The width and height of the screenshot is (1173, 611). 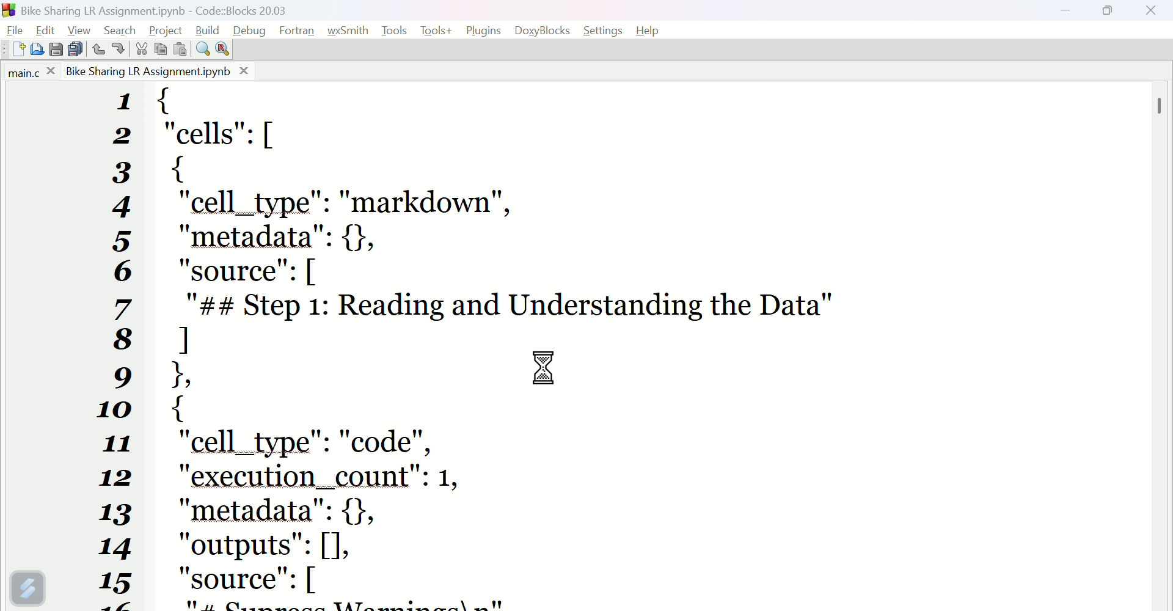 What do you see at coordinates (1161, 104) in the screenshot?
I see `Scrollbar` at bounding box center [1161, 104].